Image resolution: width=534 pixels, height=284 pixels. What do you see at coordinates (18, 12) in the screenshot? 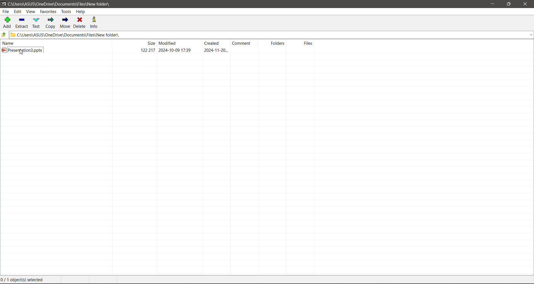
I see `Edit` at bounding box center [18, 12].